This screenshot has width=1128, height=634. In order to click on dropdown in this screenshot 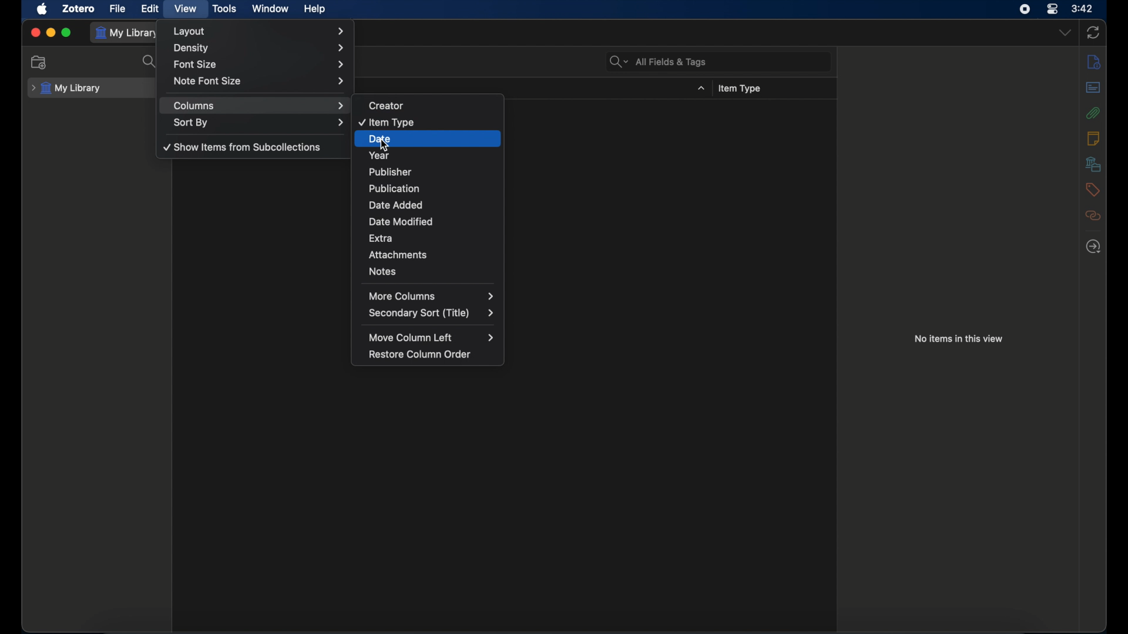, I will do `click(701, 88)`.